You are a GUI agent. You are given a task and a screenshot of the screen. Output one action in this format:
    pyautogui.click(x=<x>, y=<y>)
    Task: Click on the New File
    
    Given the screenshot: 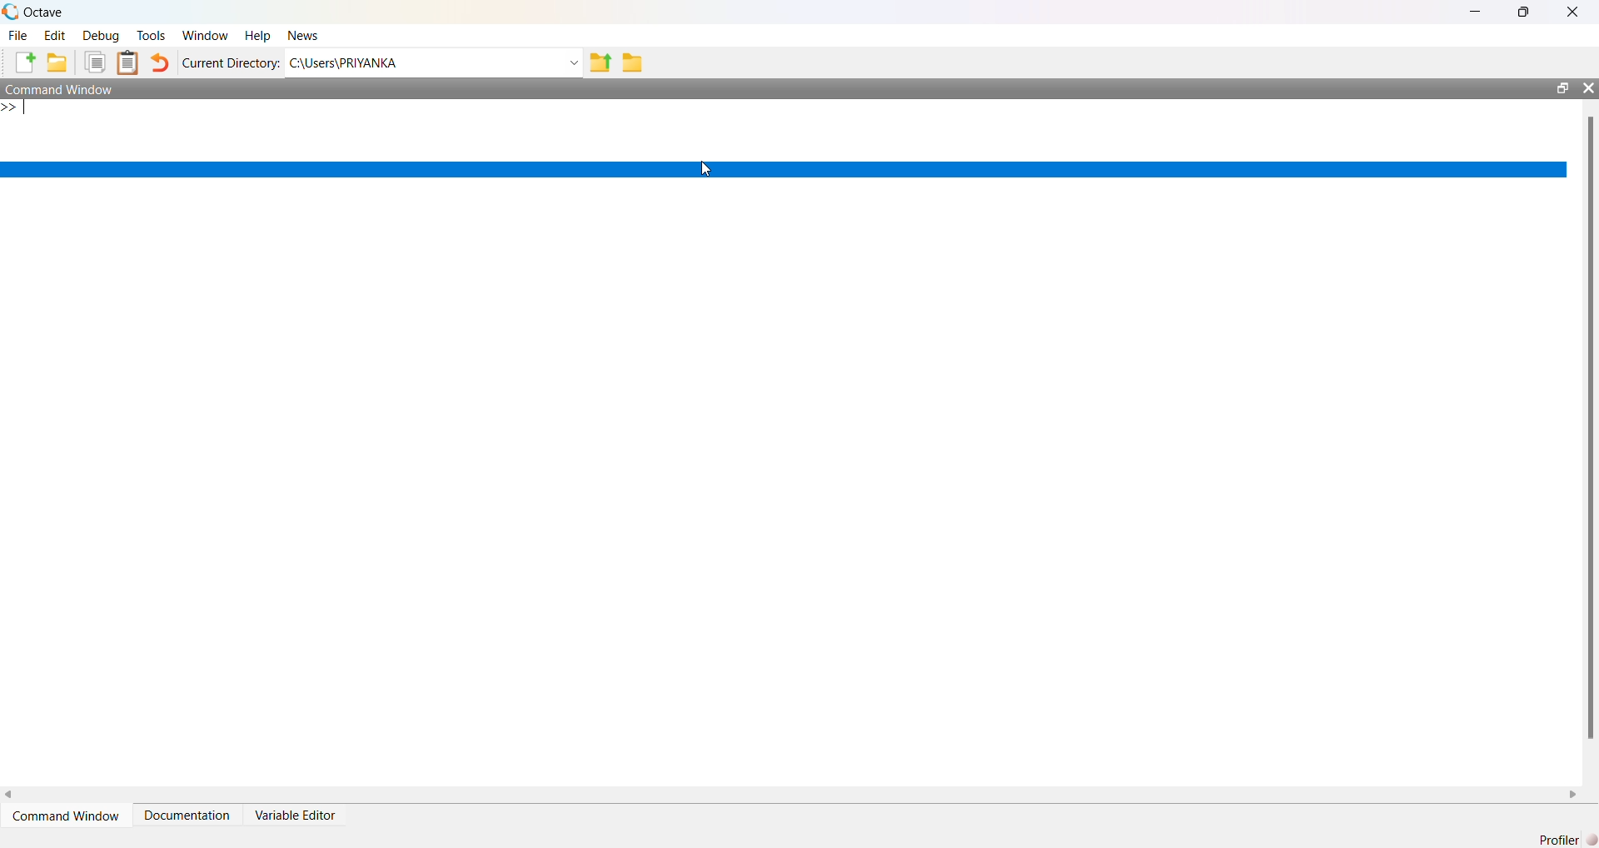 What is the action you would take?
    pyautogui.click(x=25, y=62)
    